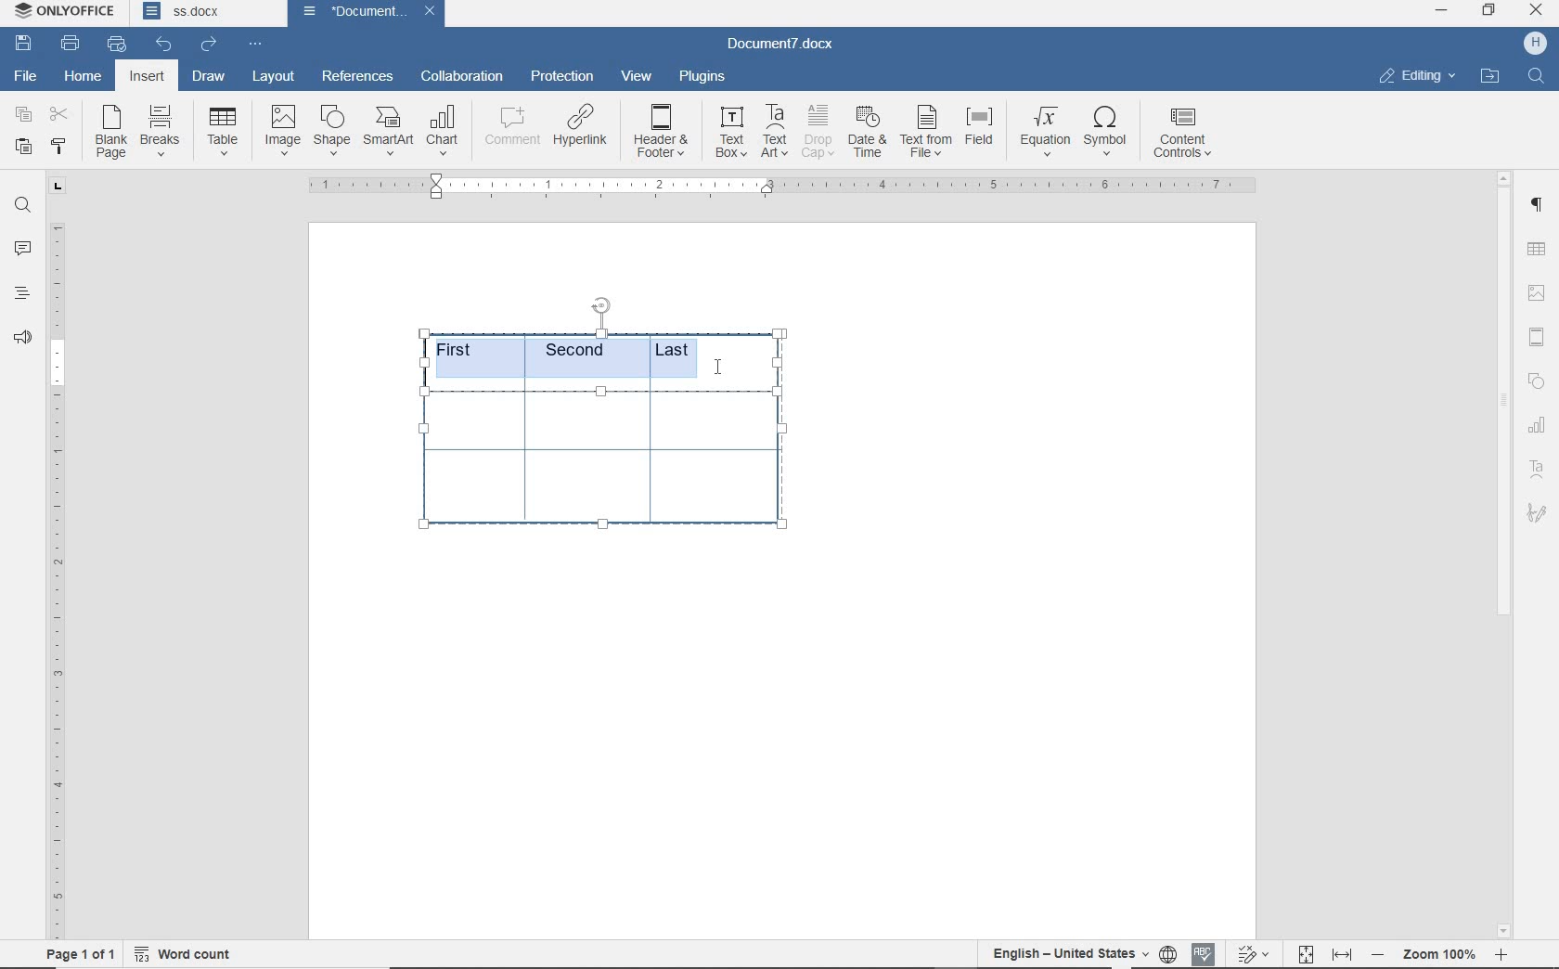  What do you see at coordinates (1540, 472) in the screenshot?
I see `text art` at bounding box center [1540, 472].